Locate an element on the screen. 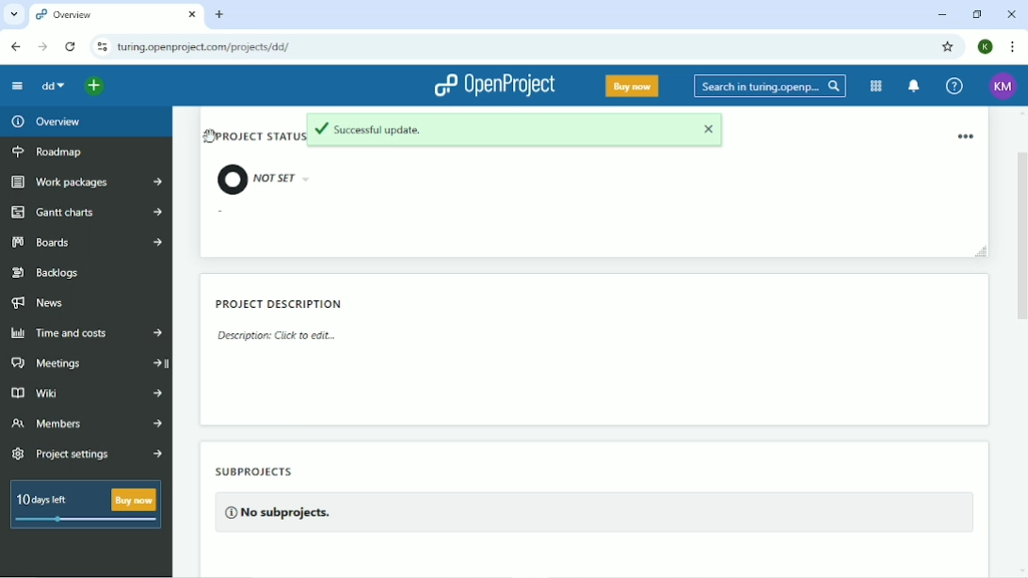  To notification center is located at coordinates (913, 86).